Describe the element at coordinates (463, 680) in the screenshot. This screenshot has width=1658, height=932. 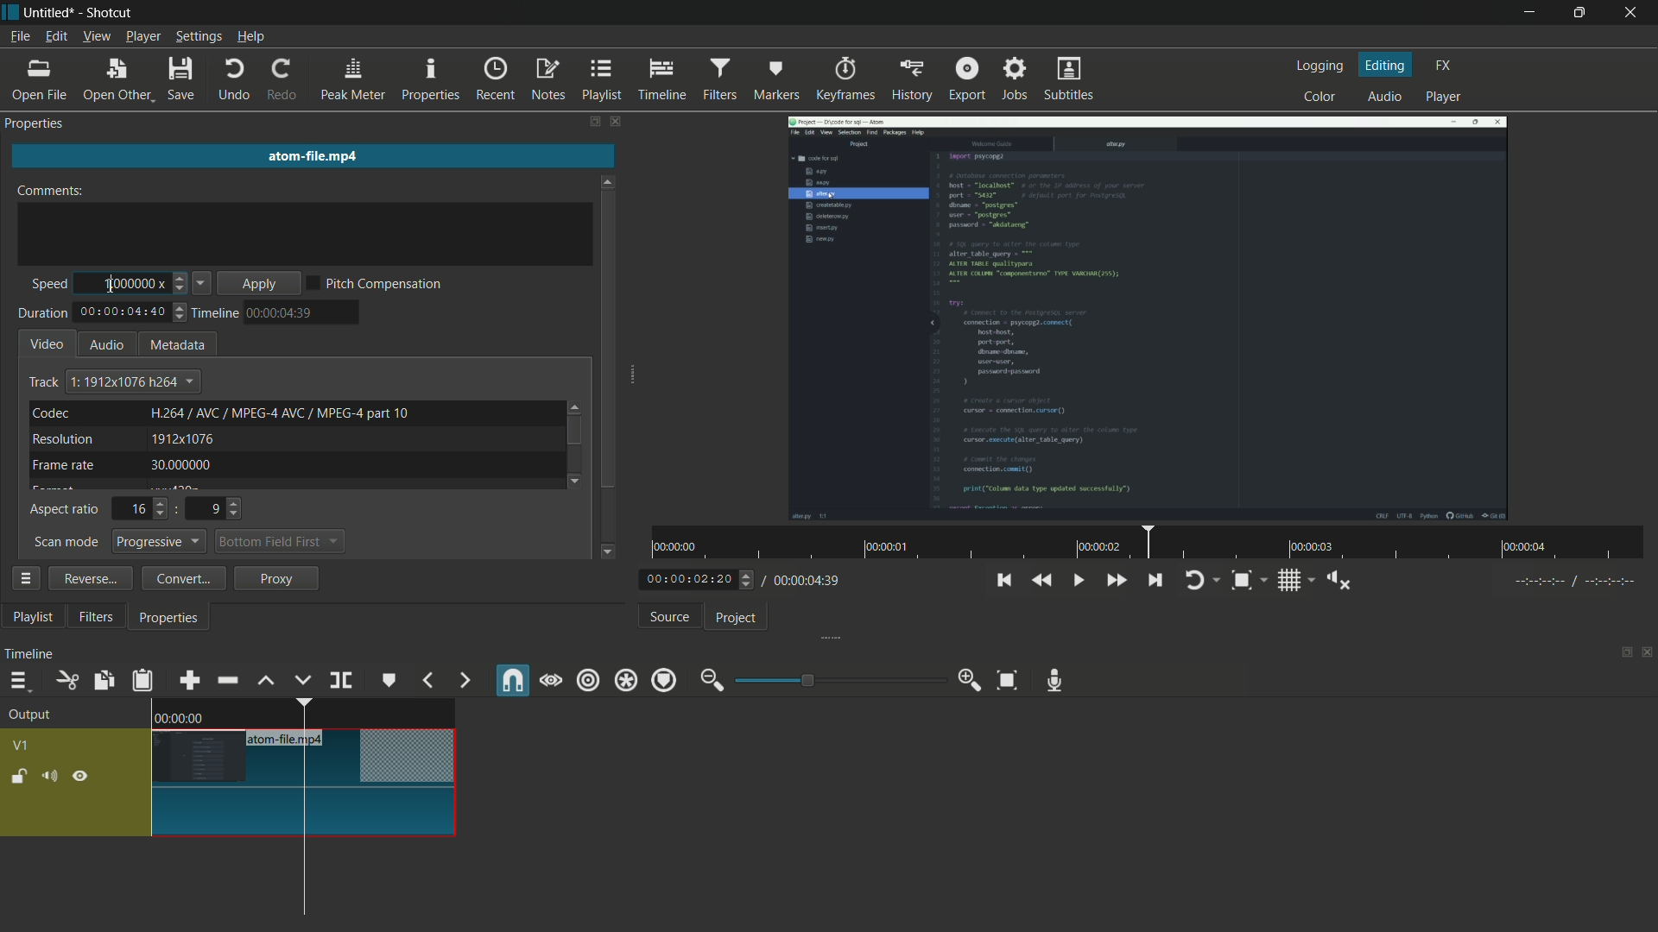
I see `next marker` at that location.